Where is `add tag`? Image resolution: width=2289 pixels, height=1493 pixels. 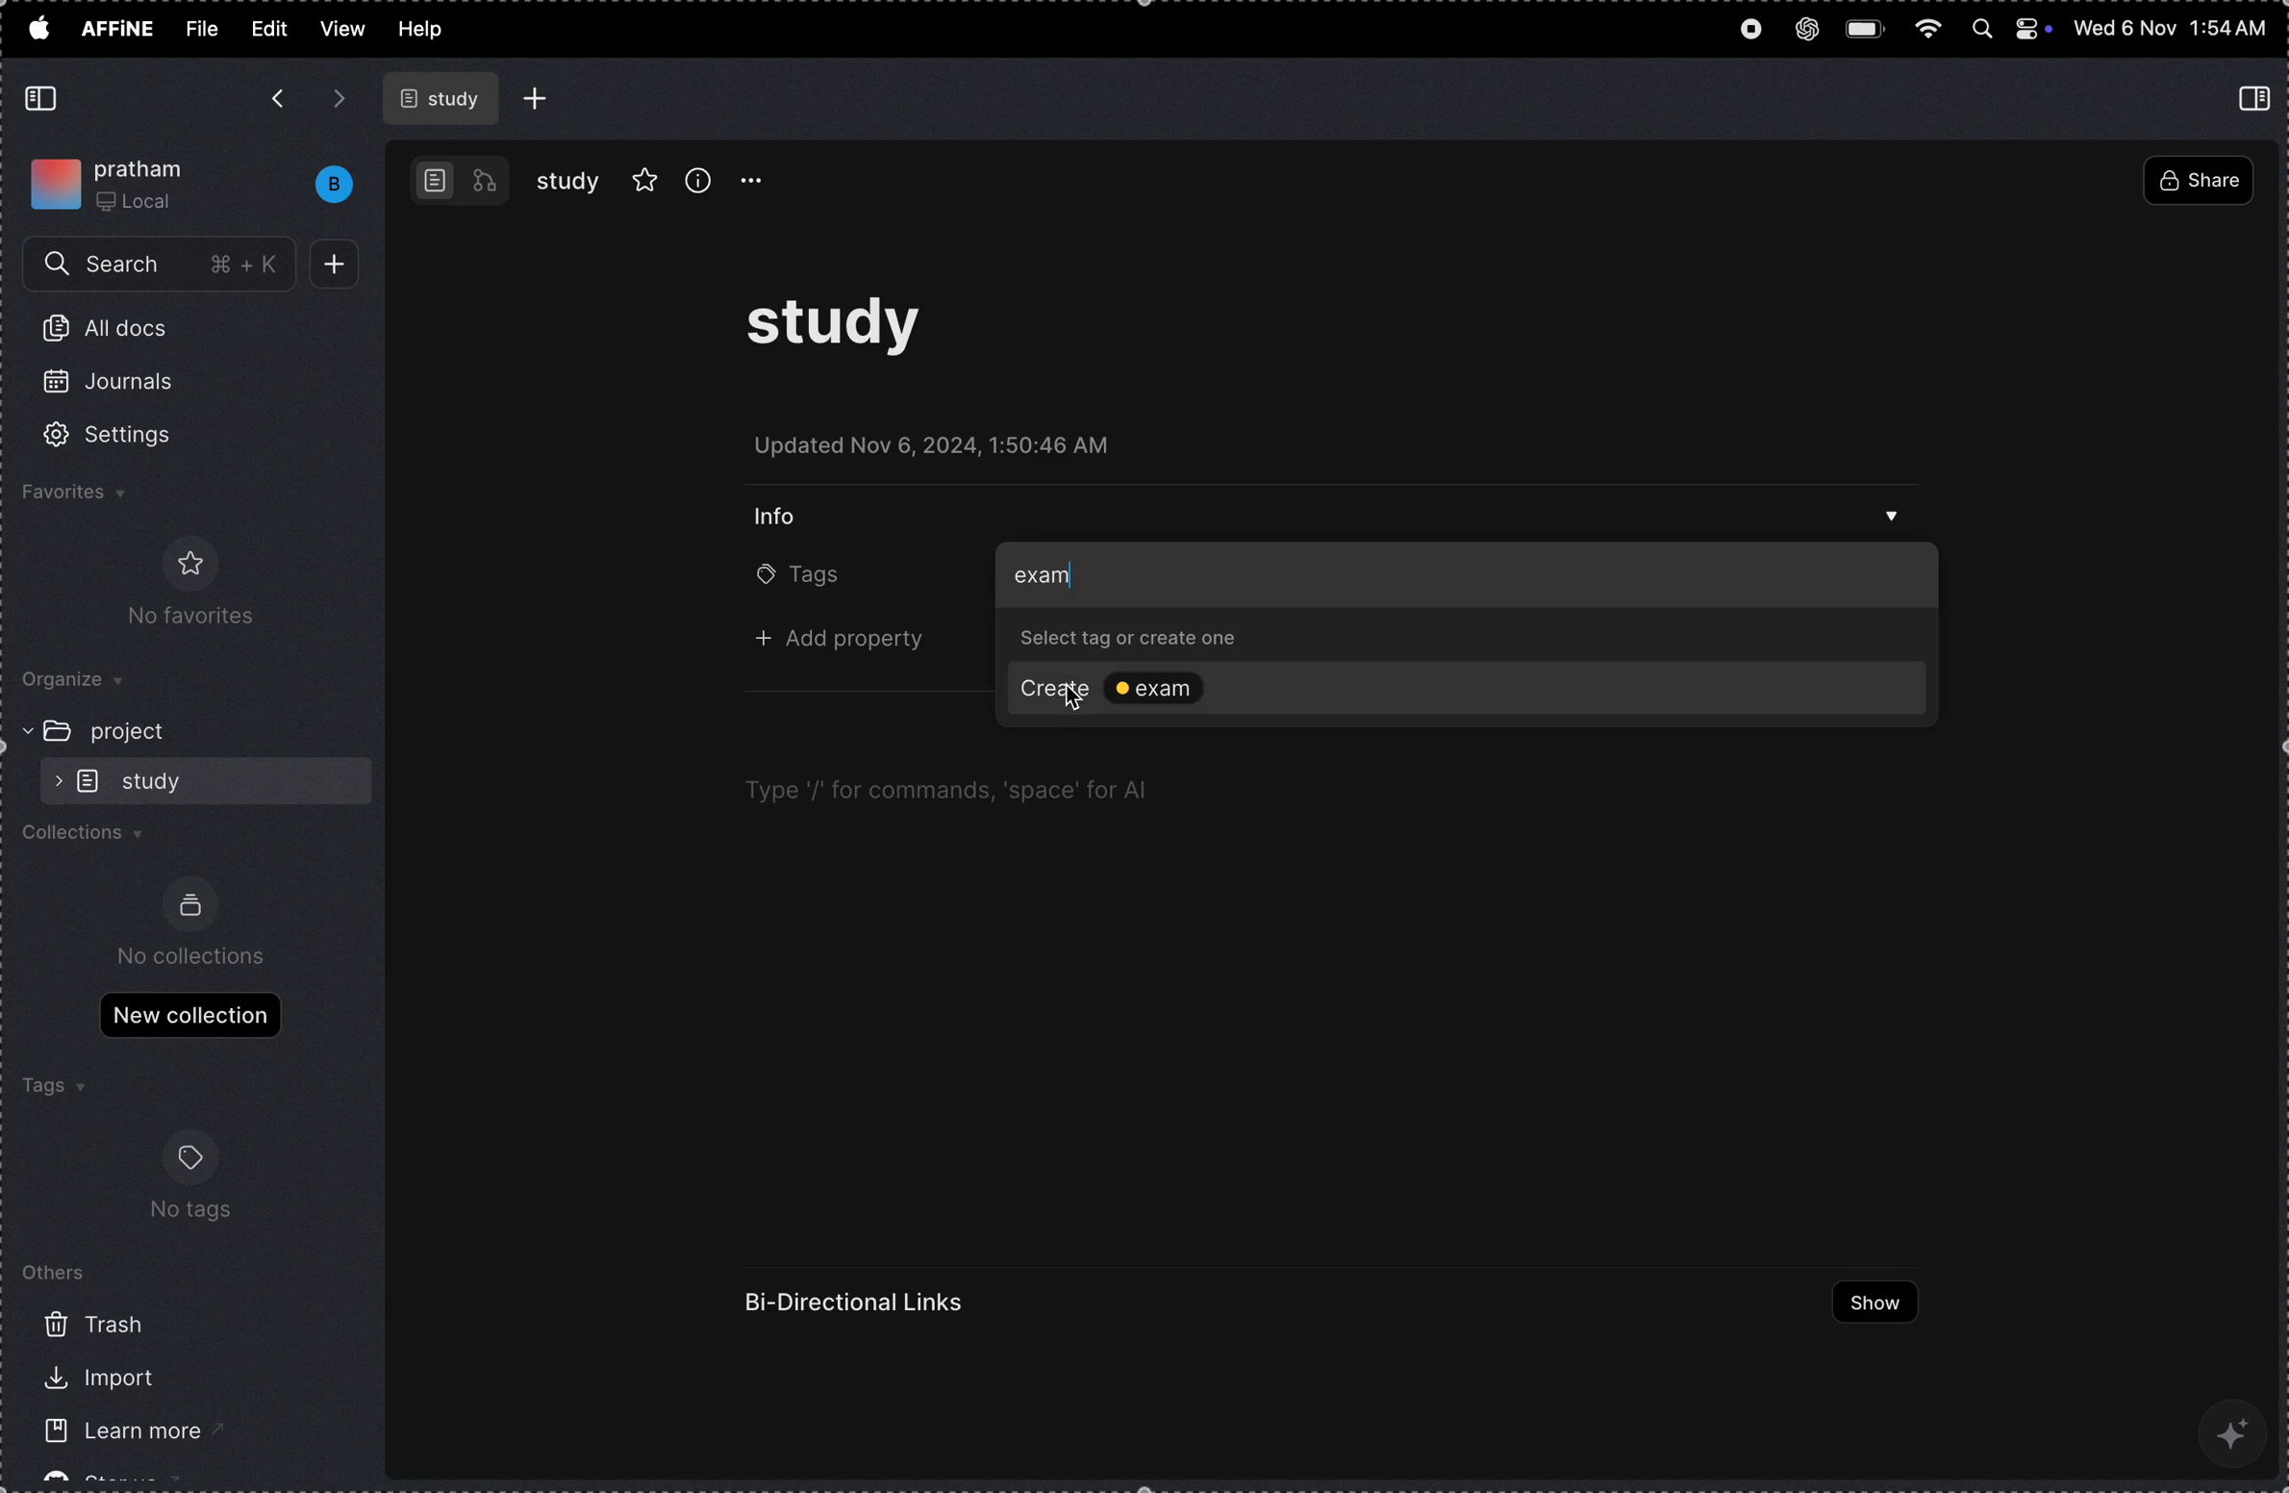
add tag is located at coordinates (1461, 574).